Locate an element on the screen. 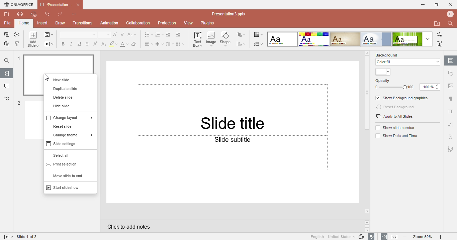  Save is located at coordinates (6, 14).